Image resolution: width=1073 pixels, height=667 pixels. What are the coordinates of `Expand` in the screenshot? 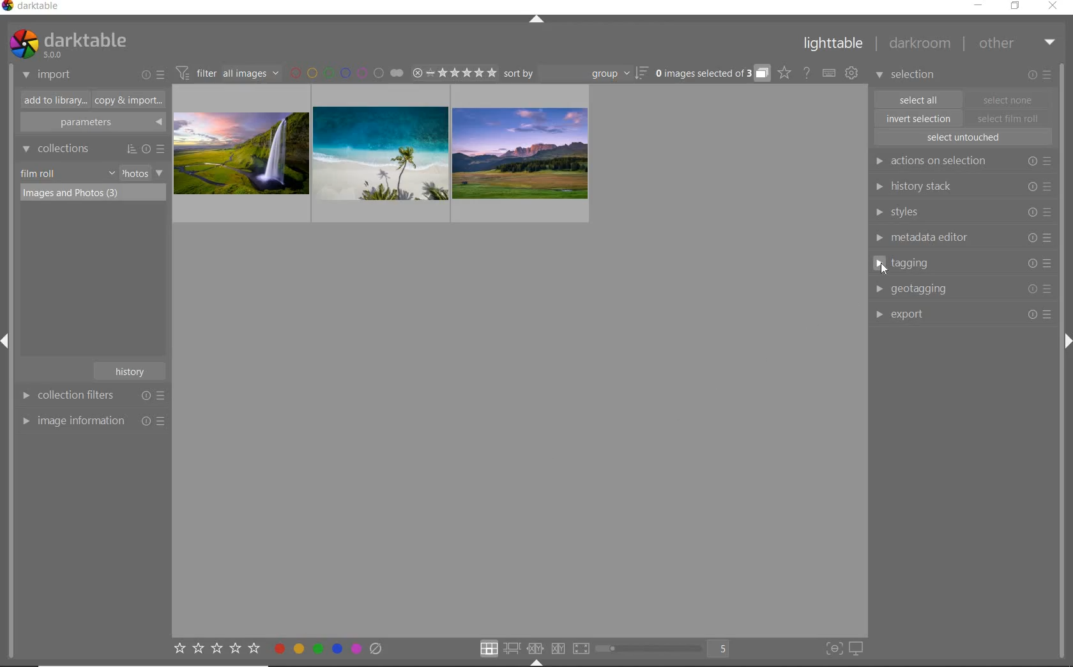 It's located at (1065, 338).